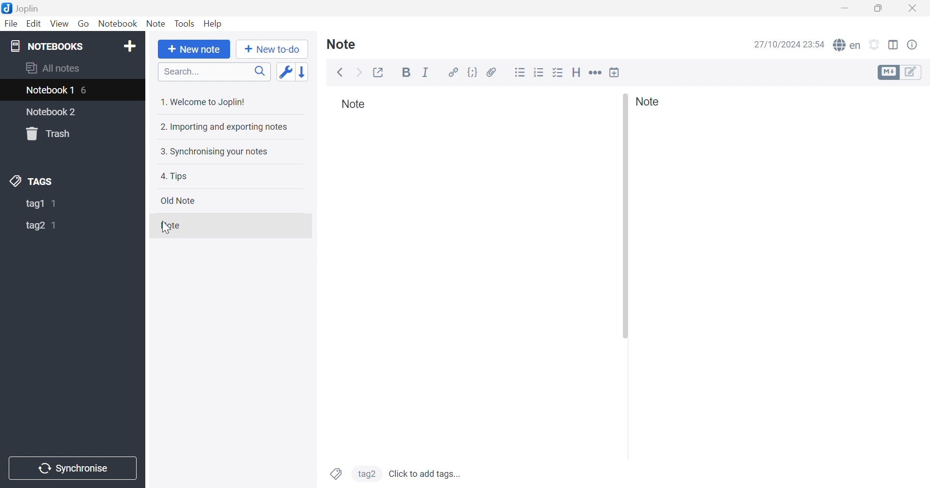  What do you see at coordinates (366, 473) in the screenshot?
I see `tag2` at bounding box center [366, 473].